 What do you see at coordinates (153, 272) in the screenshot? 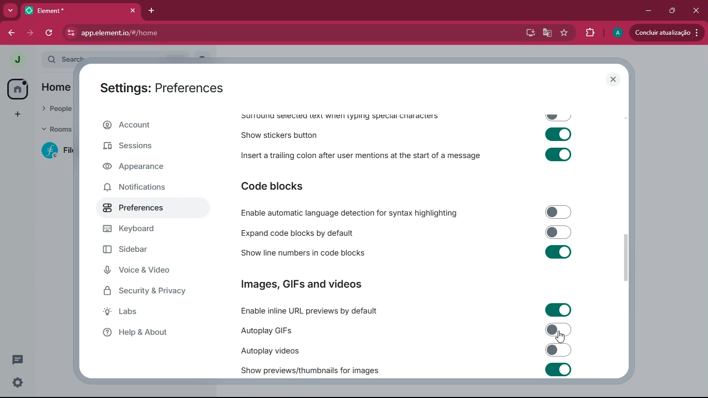
I see `voice & video` at bounding box center [153, 272].